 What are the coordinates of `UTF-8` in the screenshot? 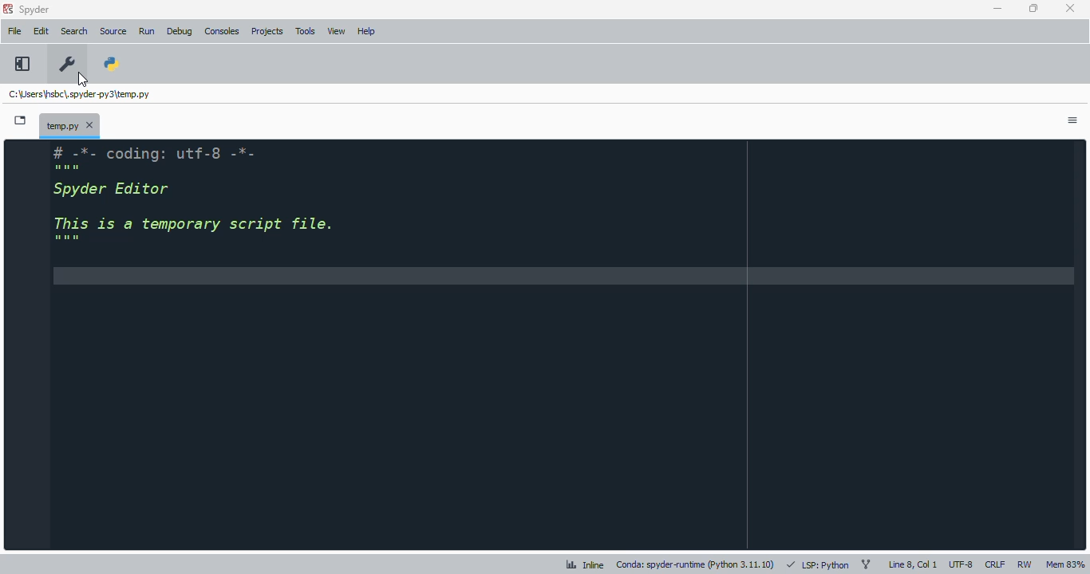 It's located at (962, 564).